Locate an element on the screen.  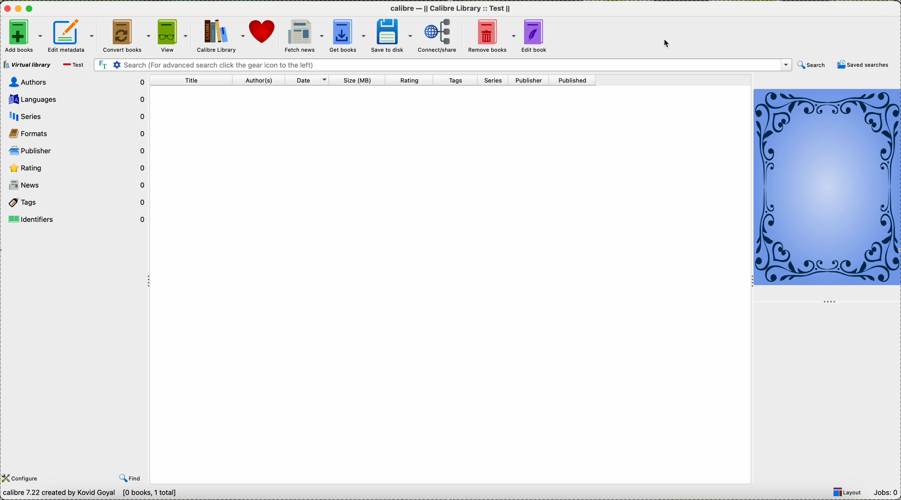
search is located at coordinates (441, 64).